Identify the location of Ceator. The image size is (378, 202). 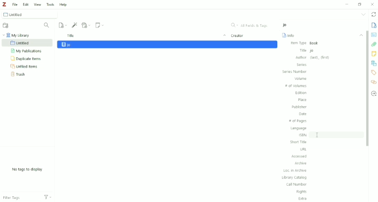
(238, 35).